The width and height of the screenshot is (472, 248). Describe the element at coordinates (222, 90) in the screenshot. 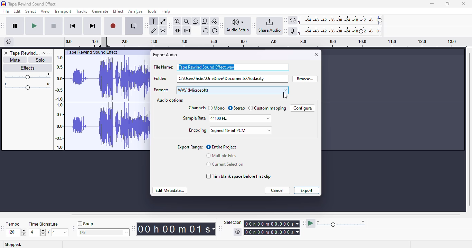

I see `format` at that location.